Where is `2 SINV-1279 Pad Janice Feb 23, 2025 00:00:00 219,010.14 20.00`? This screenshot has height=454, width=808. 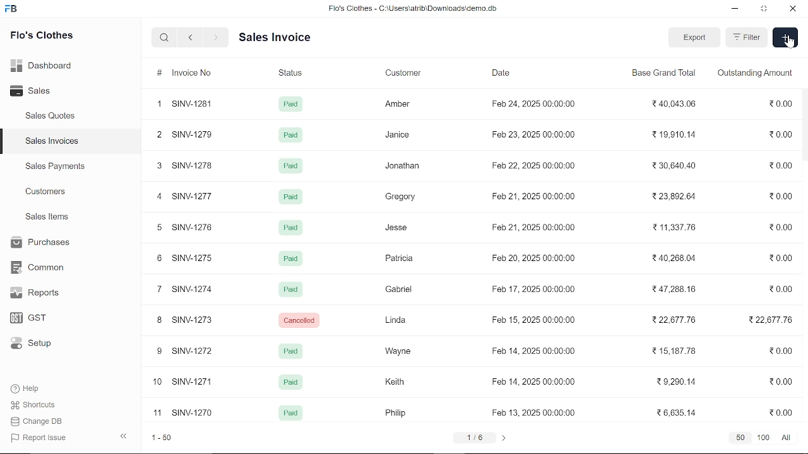
2 SINV-1279 Pad Janice Feb 23, 2025 00:00:00 219,010.14 20.00 is located at coordinates (473, 134).